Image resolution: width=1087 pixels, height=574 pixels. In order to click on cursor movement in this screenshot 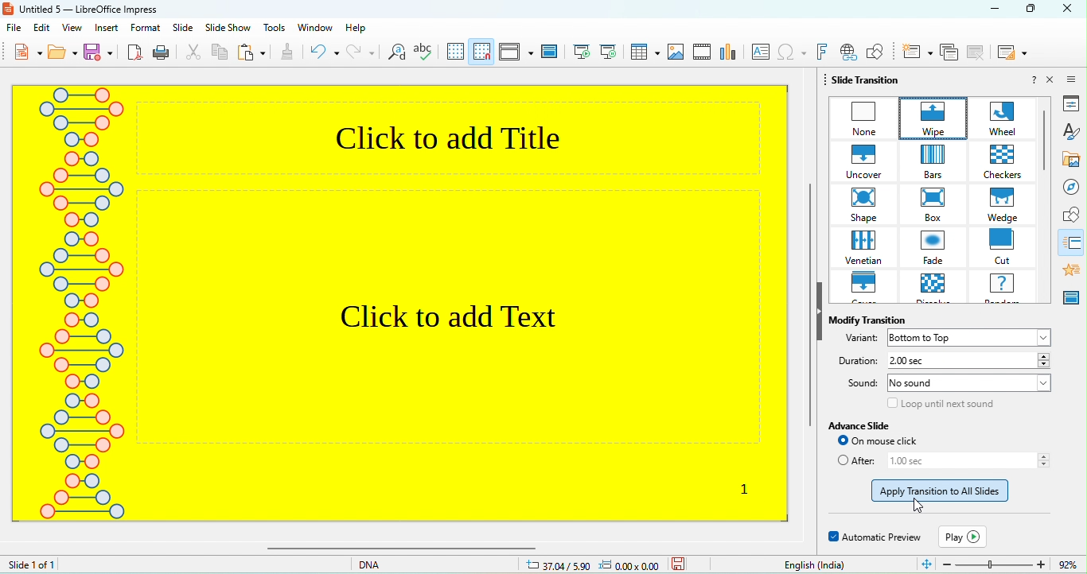, I will do `click(923, 507)`.